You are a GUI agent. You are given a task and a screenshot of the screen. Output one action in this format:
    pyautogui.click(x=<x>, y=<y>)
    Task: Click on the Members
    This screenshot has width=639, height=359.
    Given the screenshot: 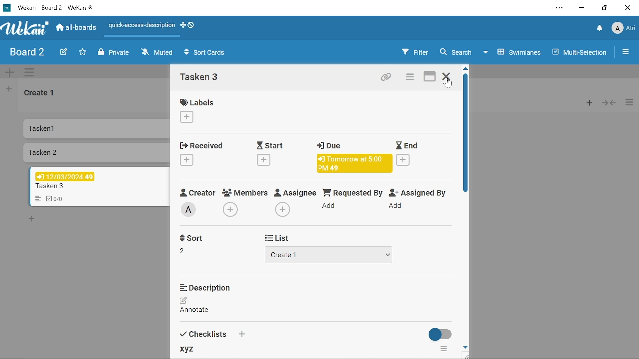 What is the action you would take?
    pyautogui.click(x=246, y=191)
    